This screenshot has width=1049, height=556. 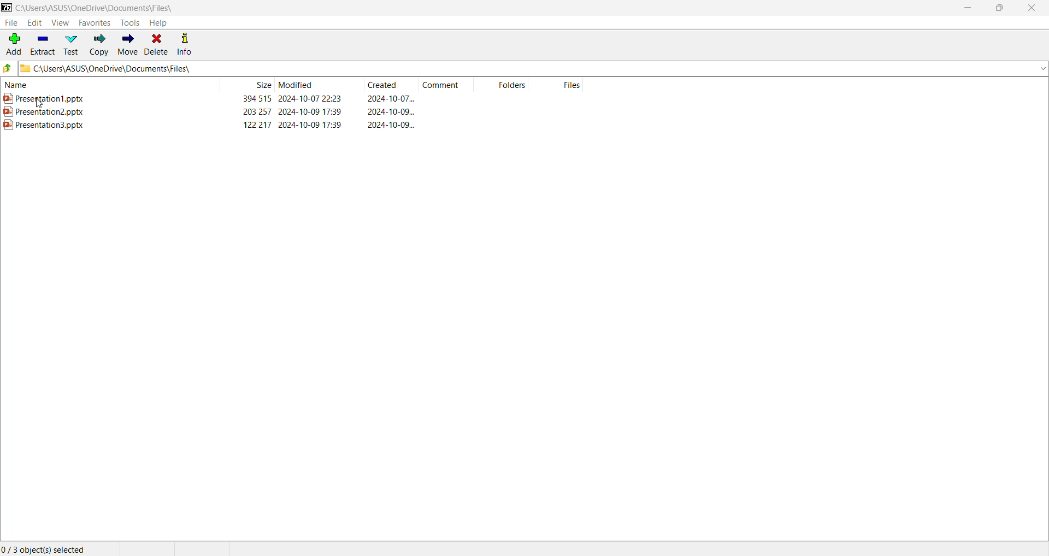 What do you see at coordinates (125, 69) in the screenshot?
I see `C\Users\ASUS\OneDrive\Documents\Files\` at bounding box center [125, 69].